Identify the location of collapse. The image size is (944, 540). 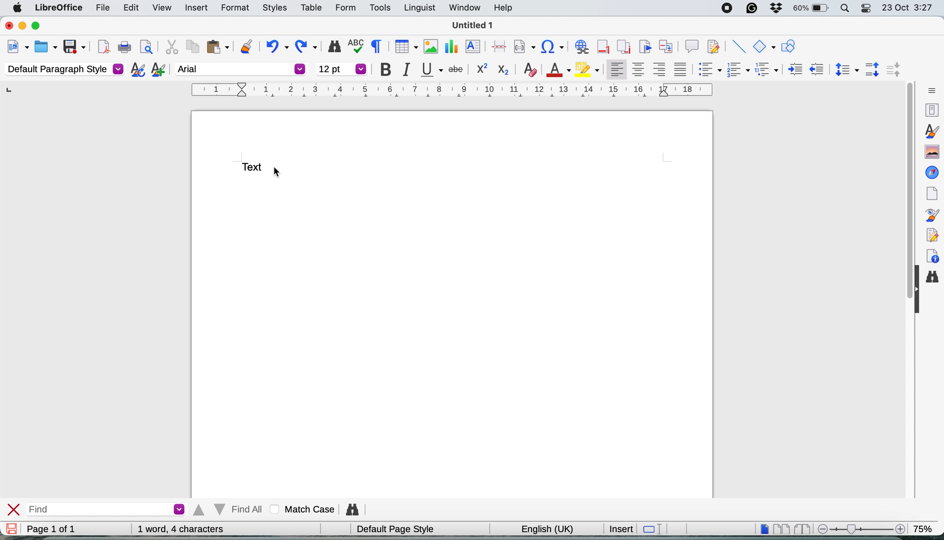
(917, 293).